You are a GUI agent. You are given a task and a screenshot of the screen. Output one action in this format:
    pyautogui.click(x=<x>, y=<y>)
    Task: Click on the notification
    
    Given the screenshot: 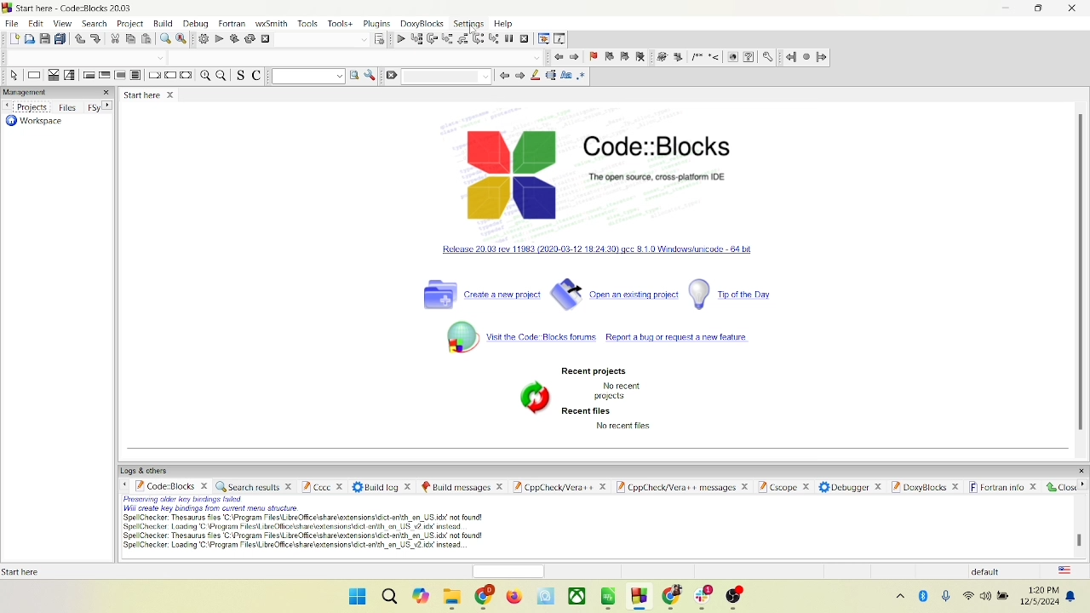 What is the action you would take?
    pyautogui.click(x=1075, y=595)
    